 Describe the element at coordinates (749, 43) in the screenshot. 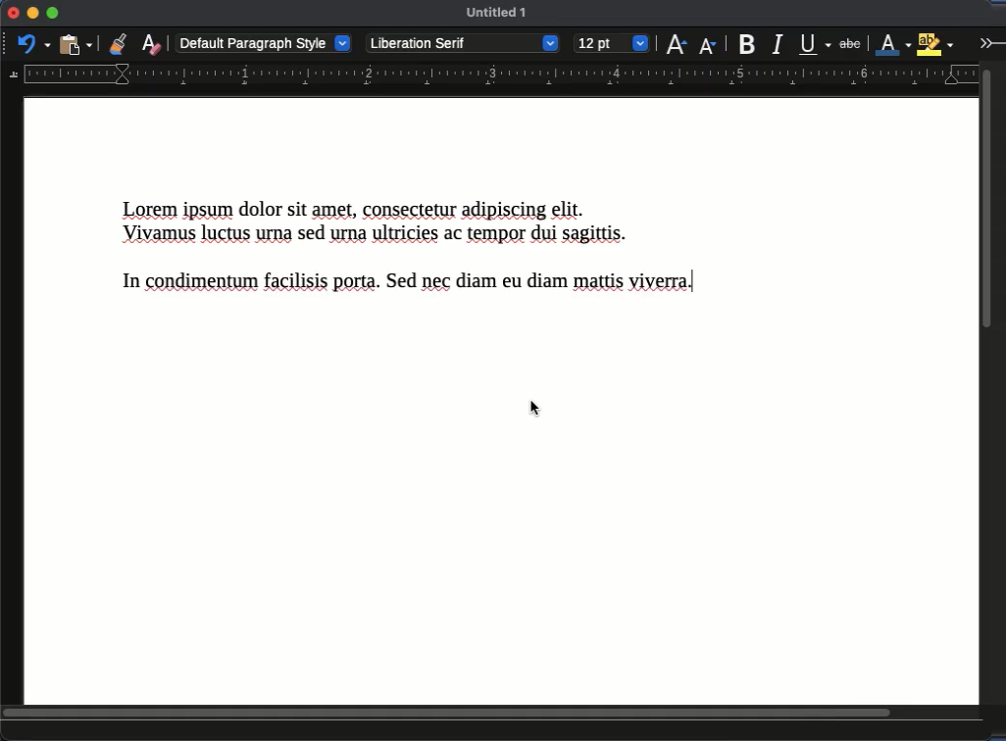

I see `bold` at that location.